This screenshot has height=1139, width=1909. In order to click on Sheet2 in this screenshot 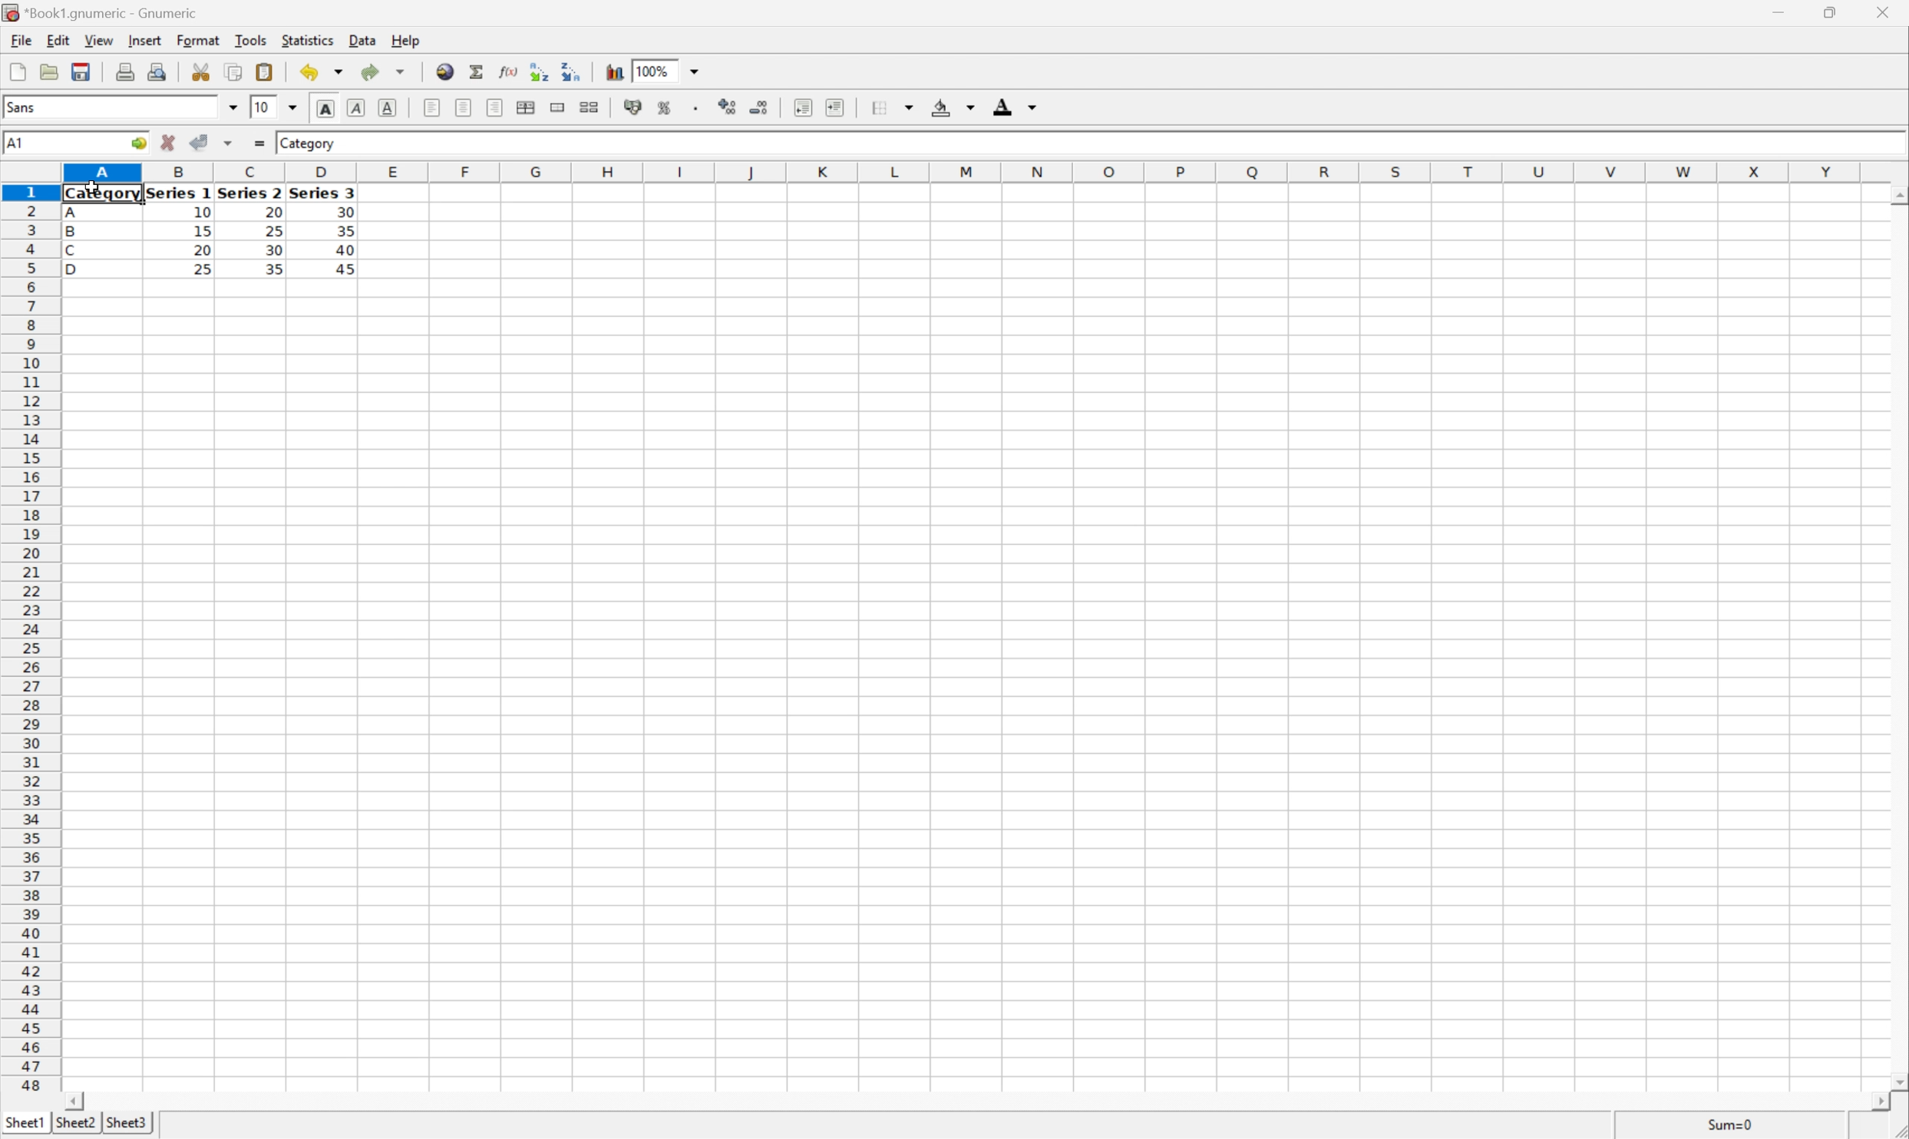, I will do `click(75, 1123)`.